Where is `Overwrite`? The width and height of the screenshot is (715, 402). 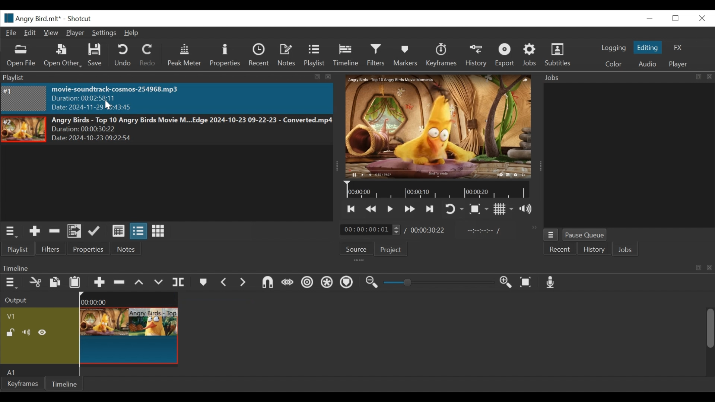
Overwrite is located at coordinates (159, 283).